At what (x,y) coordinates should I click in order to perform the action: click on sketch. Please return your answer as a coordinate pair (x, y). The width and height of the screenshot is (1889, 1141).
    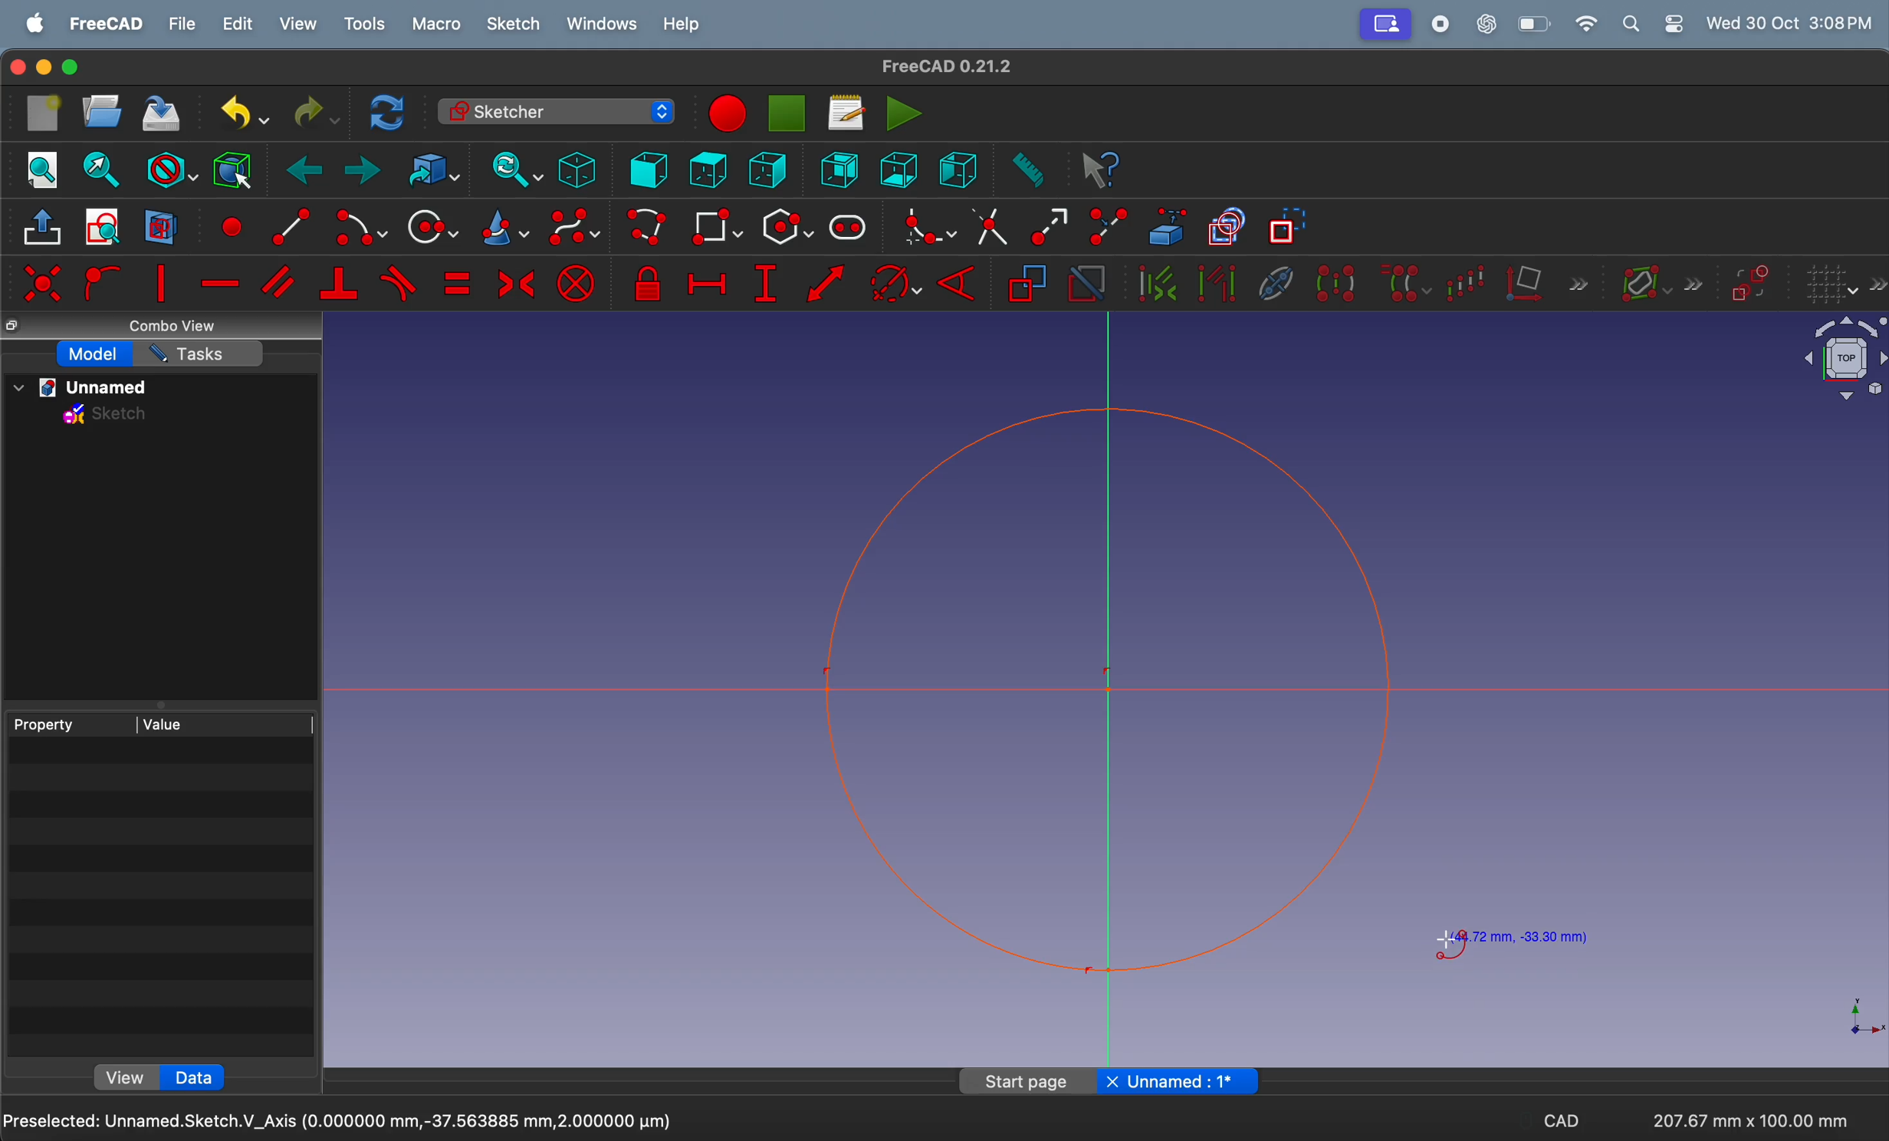
    Looking at the image, I should click on (107, 417).